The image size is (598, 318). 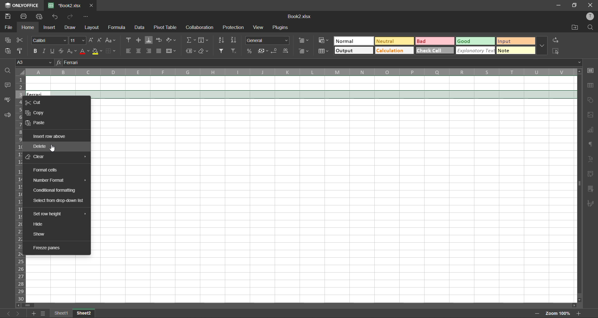 I want to click on copy style, so click(x=22, y=51).